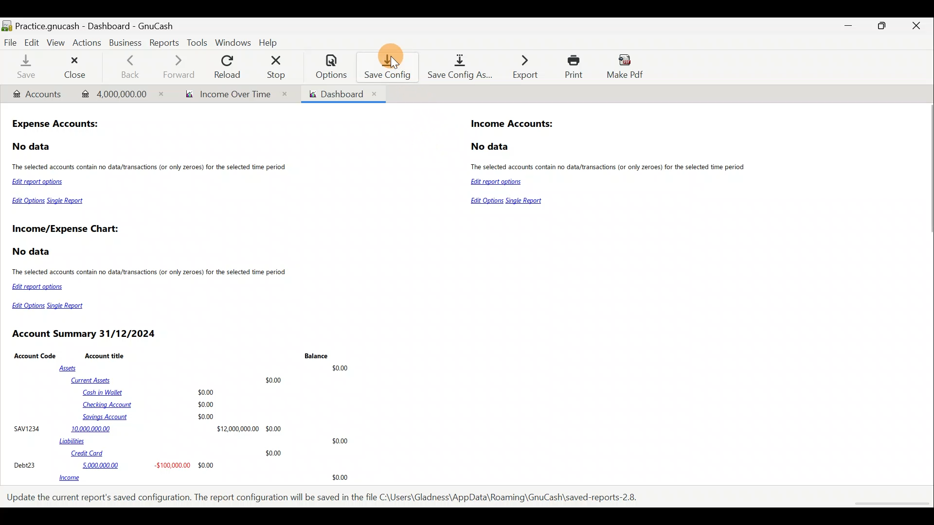  I want to click on File, so click(11, 42).